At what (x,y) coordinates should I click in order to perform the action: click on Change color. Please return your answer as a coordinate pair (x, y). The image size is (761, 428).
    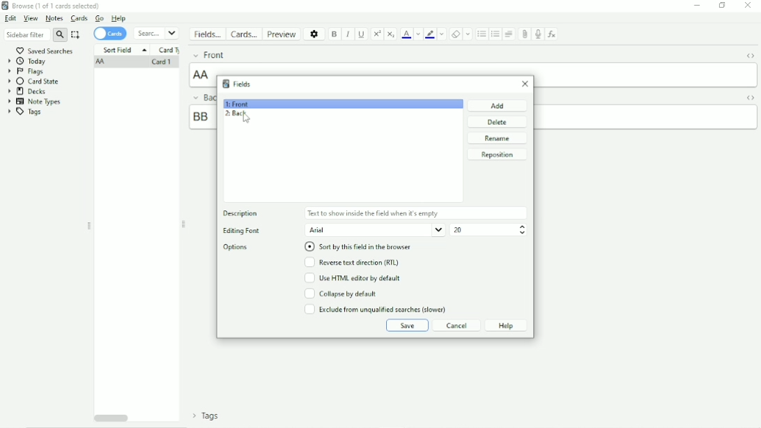
    Looking at the image, I should click on (442, 33).